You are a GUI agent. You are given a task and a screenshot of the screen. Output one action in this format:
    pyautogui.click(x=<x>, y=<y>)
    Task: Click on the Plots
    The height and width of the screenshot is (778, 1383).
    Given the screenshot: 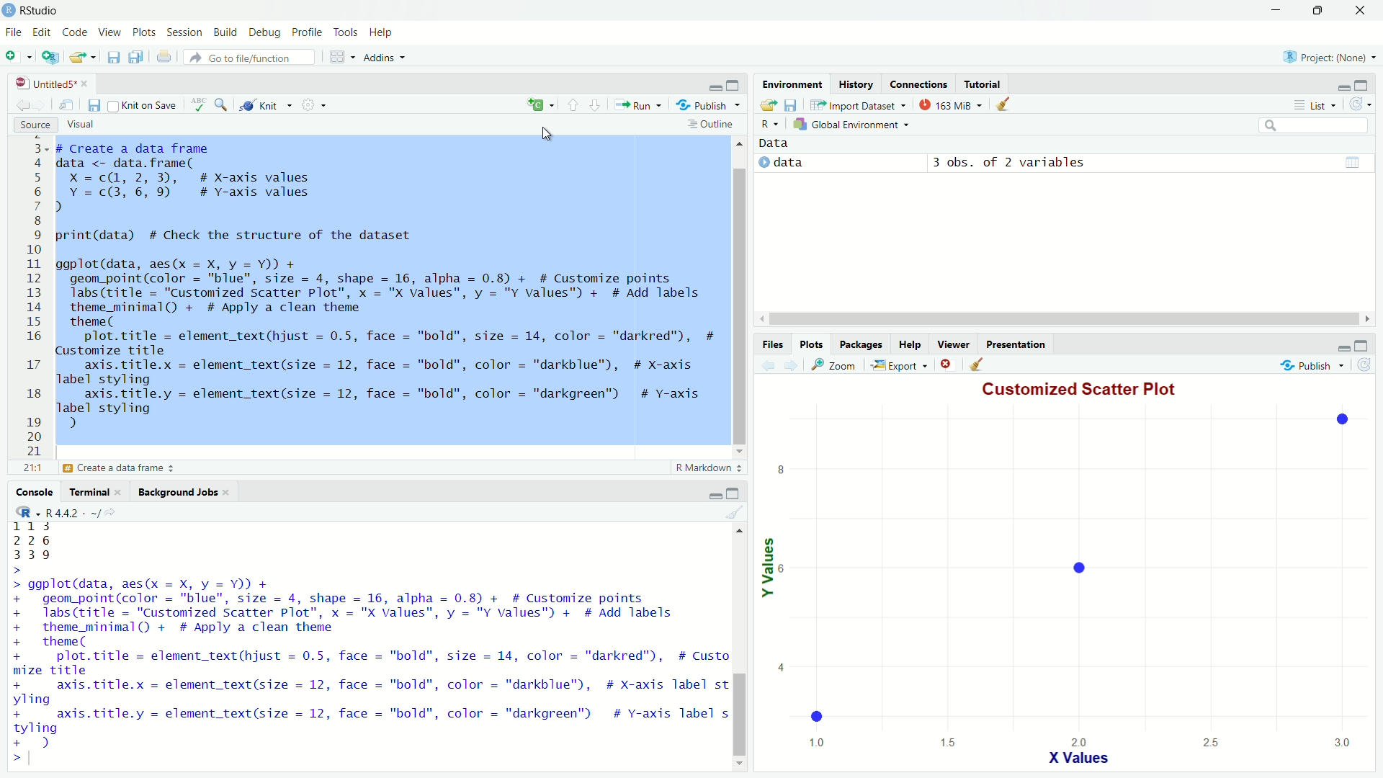 What is the action you would take?
    pyautogui.click(x=812, y=346)
    